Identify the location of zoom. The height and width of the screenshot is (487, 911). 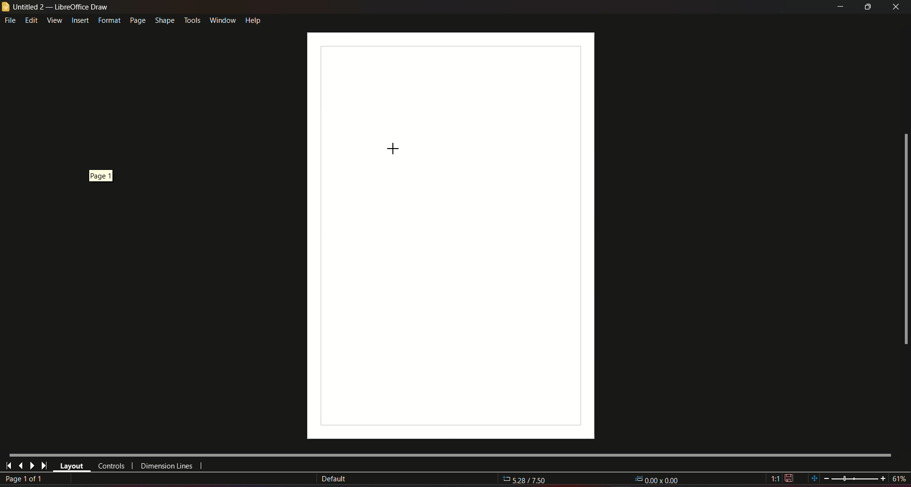
(857, 477).